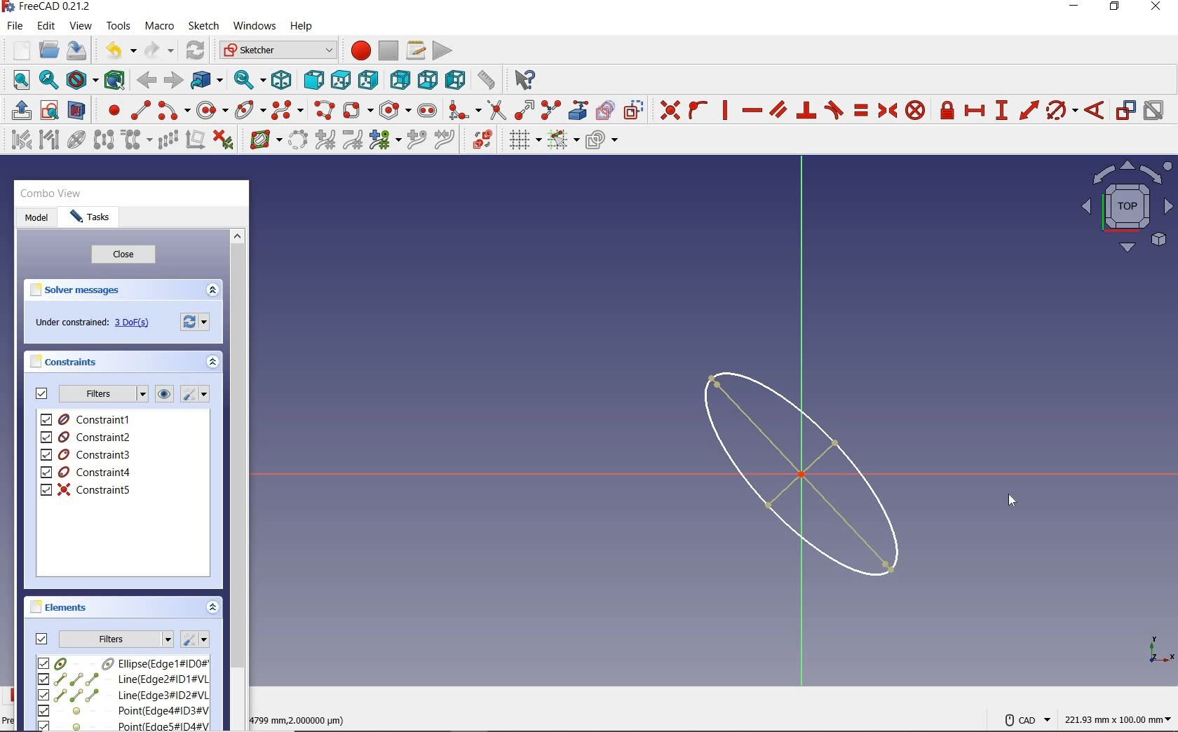 The height and width of the screenshot is (732, 1178). I want to click on create polyline, so click(323, 110).